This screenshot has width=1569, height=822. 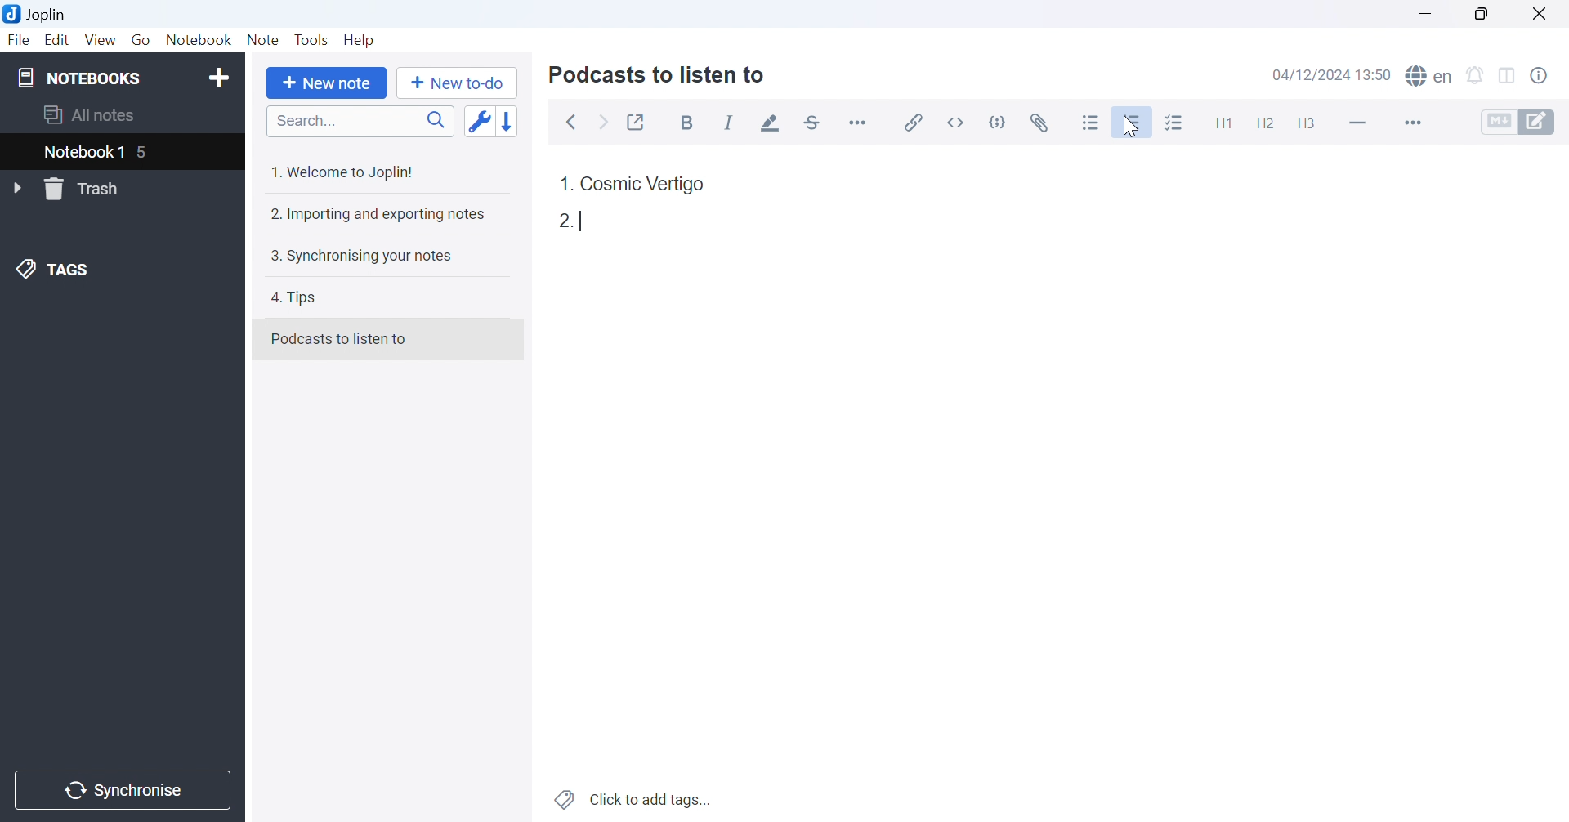 I want to click on Toggle editor layout, so click(x=1508, y=76).